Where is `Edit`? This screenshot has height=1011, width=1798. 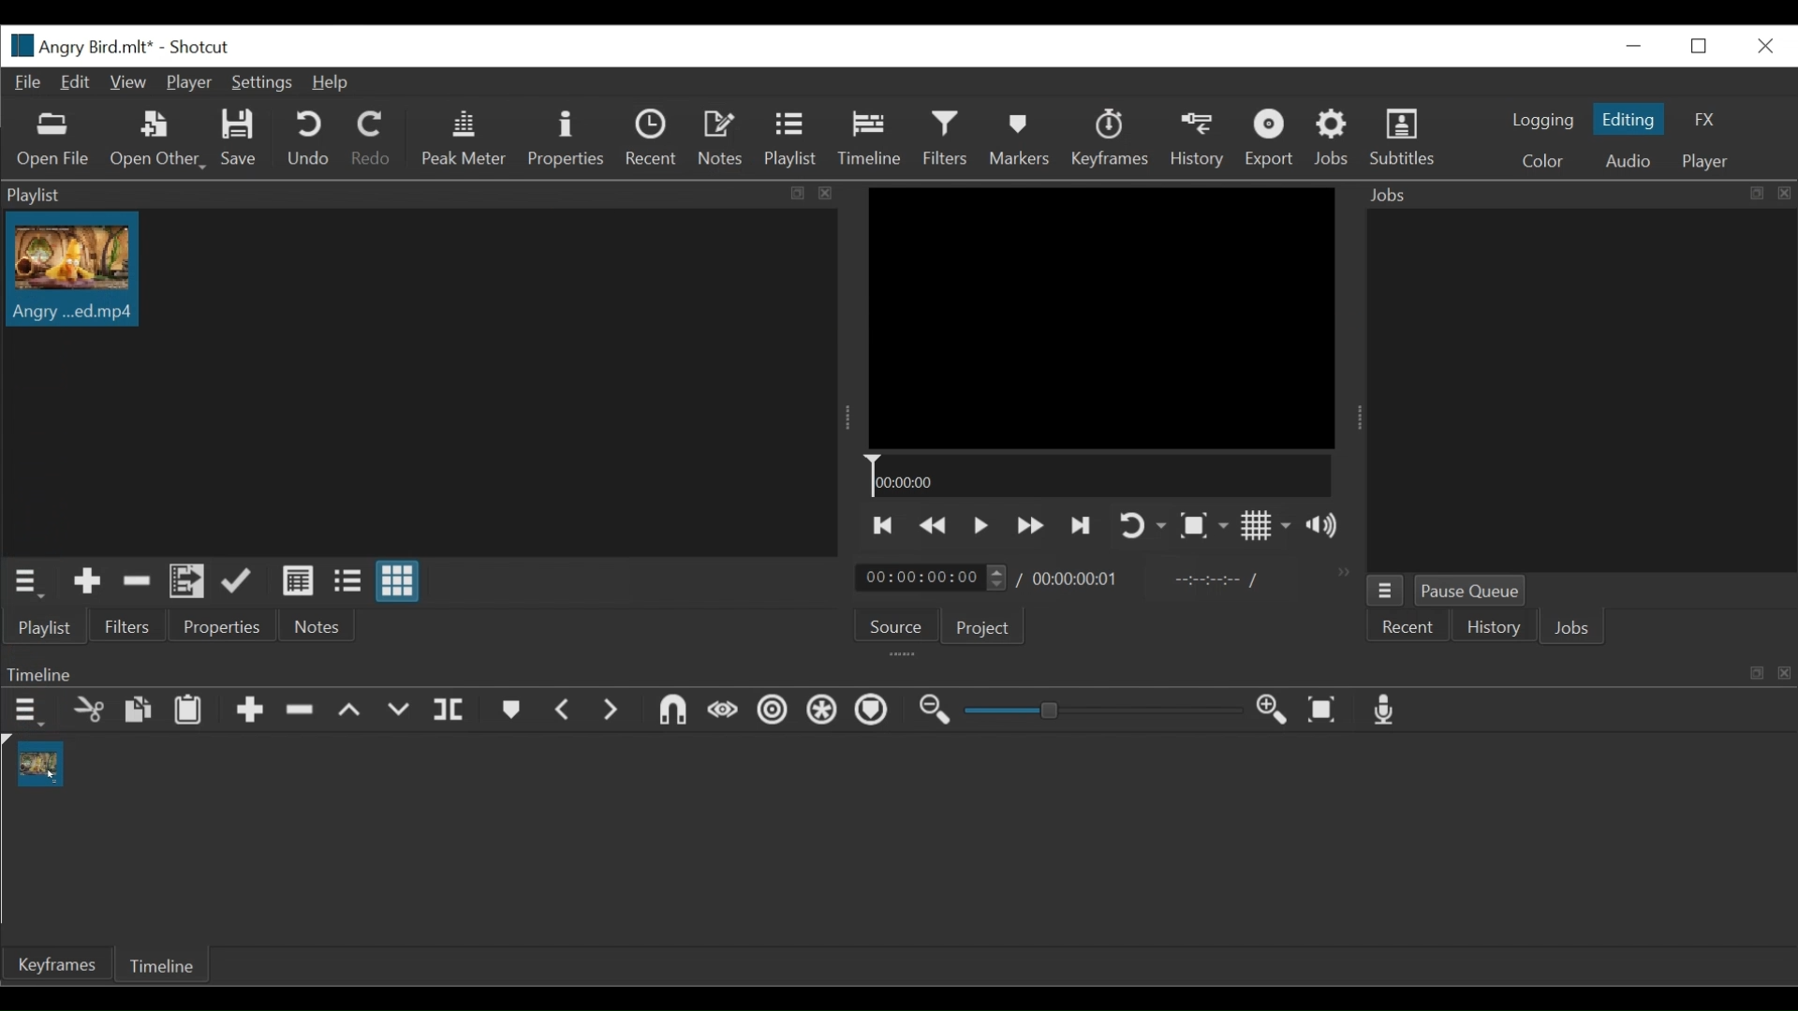
Edit is located at coordinates (72, 82).